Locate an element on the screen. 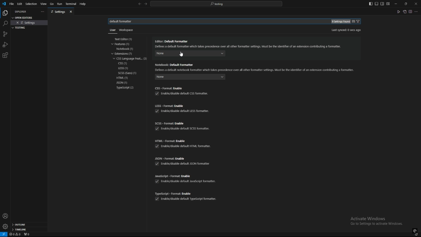 The height and width of the screenshot is (237, 421). run is located at coordinates (59, 4).